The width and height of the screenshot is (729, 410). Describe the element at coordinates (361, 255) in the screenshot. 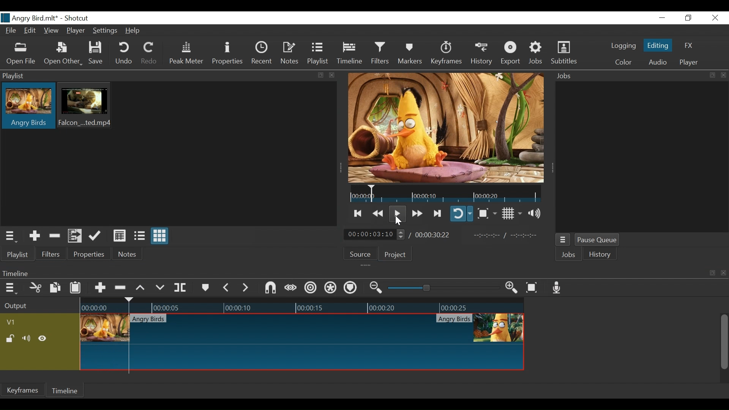

I see `Source` at that location.